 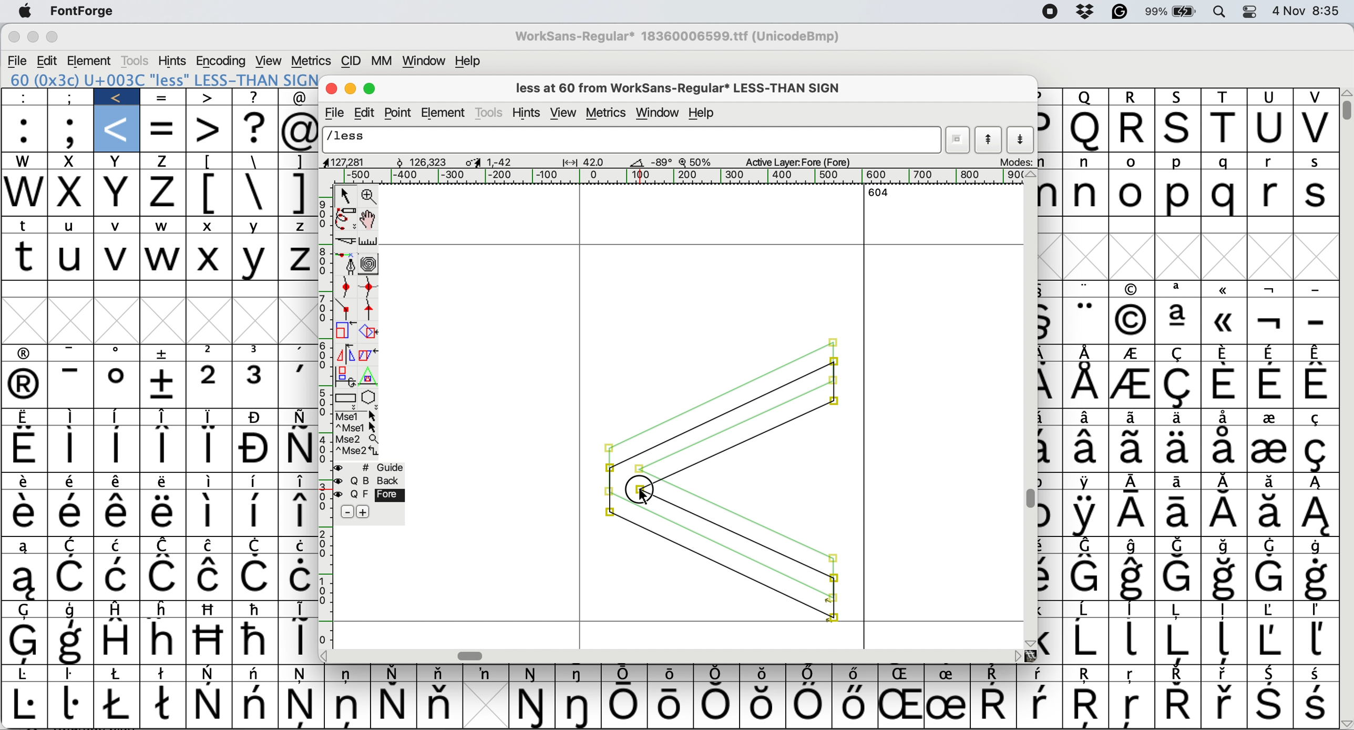 I want to click on Symbol, so click(x=1270, y=290).